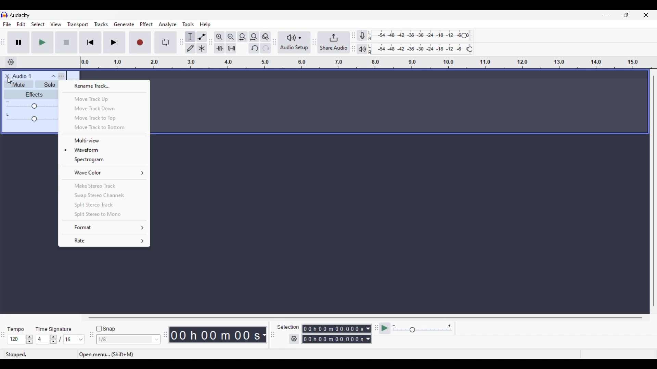 The height and width of the screenshot is (369, 657). What do you see at coordinates (653, 191) in the screenshot?
I see `Vertical slide bar` at bounding box center [653, 191].